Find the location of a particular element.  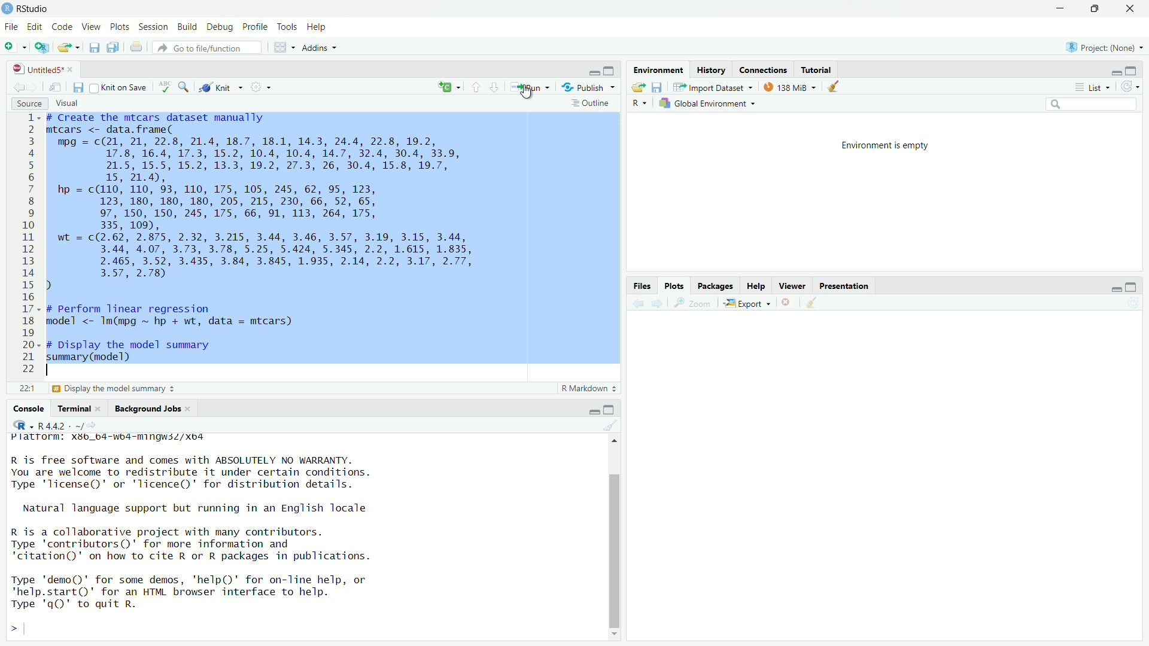

import dataset is located at coordinates (708, 88).